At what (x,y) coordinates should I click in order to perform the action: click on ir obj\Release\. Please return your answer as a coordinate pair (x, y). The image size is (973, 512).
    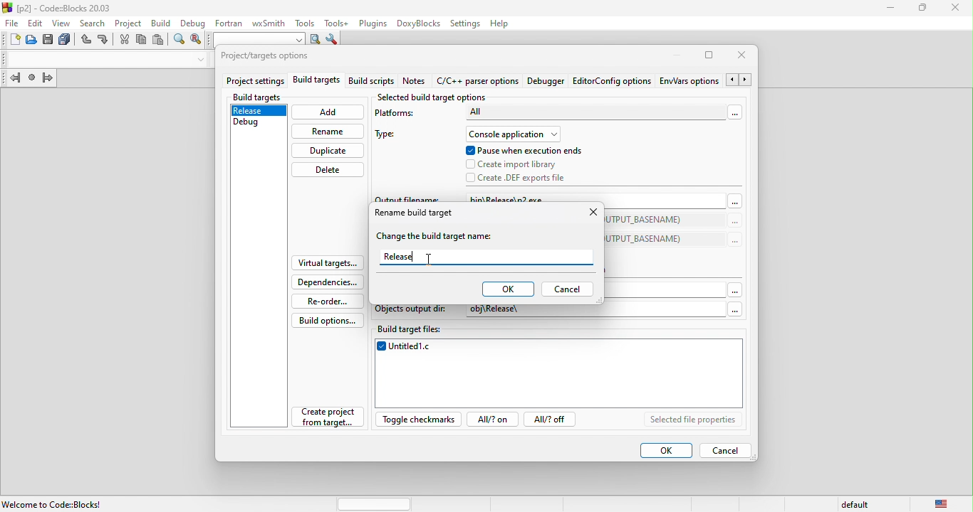
    Looking at the image, I should click on (513, 311).